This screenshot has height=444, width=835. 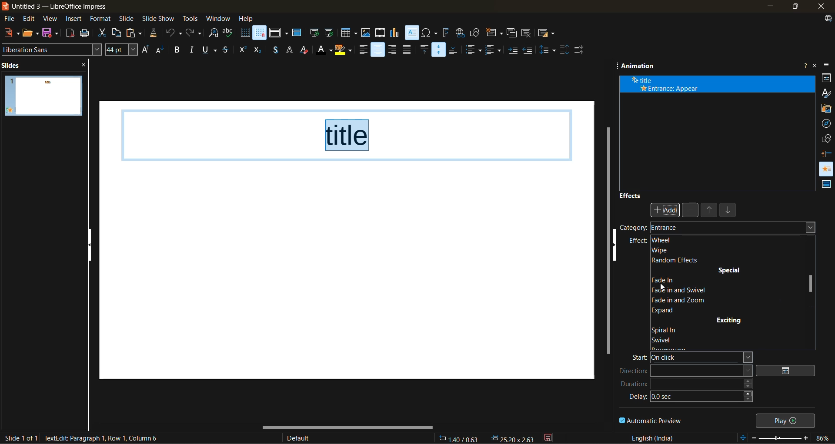 I want to click on toggle shadow, so click(x=275, y=51).